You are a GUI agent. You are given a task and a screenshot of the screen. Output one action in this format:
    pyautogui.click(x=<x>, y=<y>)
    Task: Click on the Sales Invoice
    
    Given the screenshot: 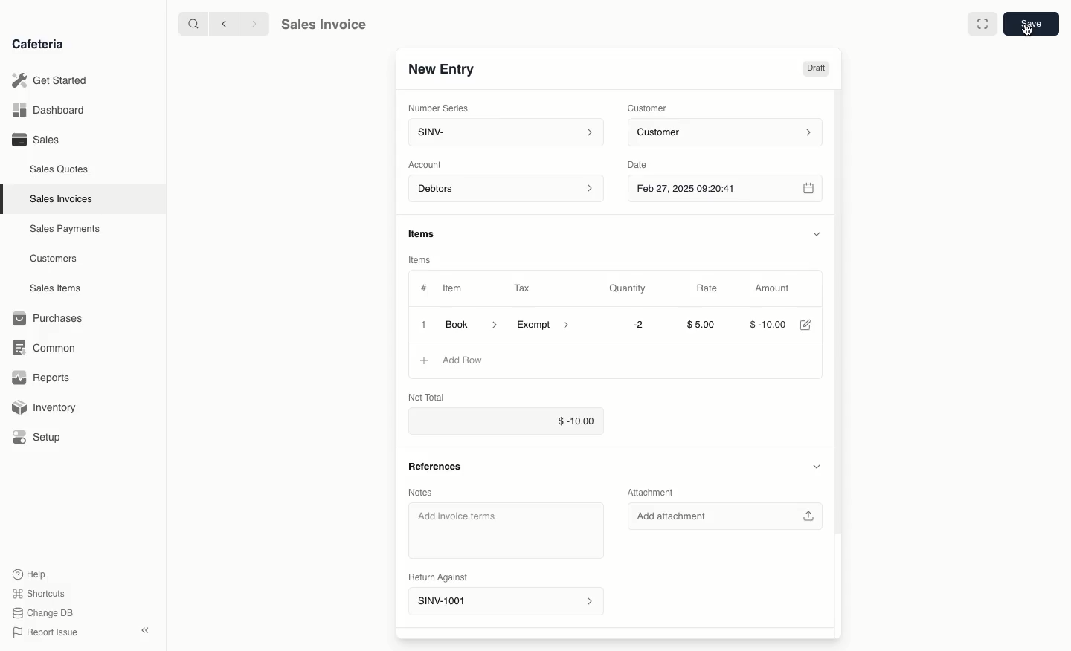 What is the action you would take?
    pyautogui.click(x=324, y=25)
    